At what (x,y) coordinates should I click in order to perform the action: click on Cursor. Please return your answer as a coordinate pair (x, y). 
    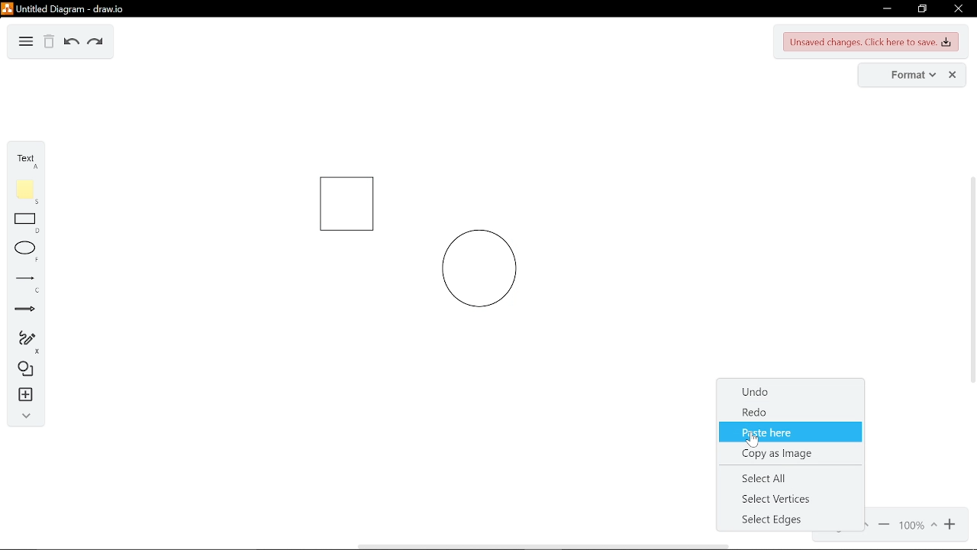
    Looking at the image, I should click on (754, 440).